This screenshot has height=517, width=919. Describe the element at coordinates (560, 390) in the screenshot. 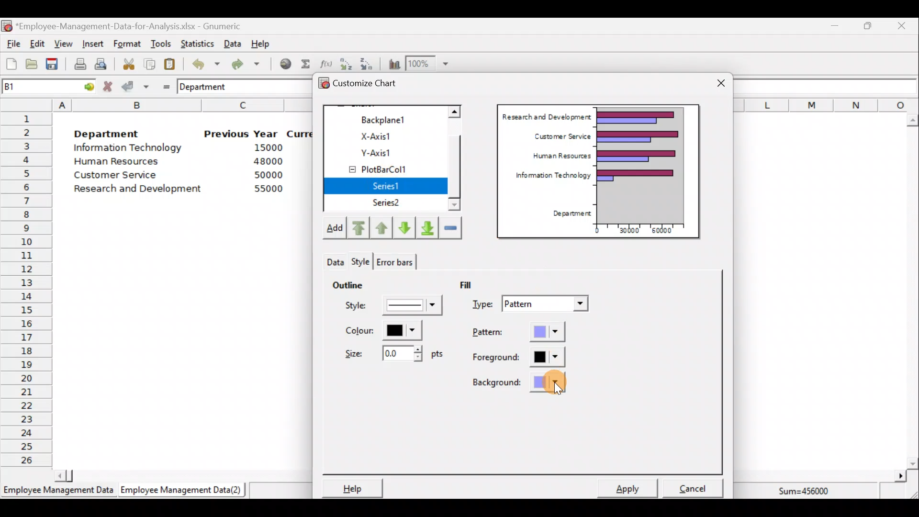

I see `Cursor on background` at that location.